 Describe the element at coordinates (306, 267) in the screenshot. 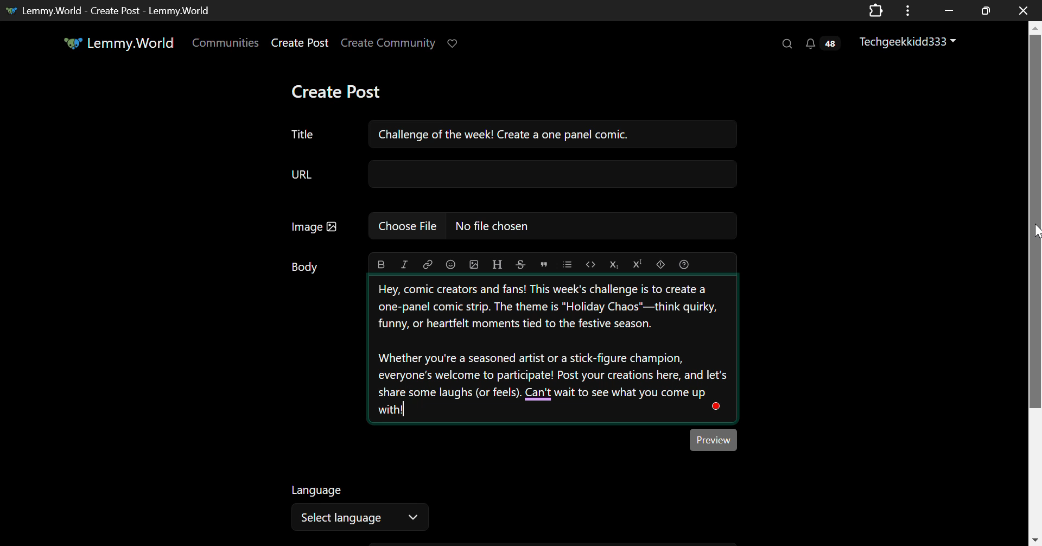

I see `Body` at that location.